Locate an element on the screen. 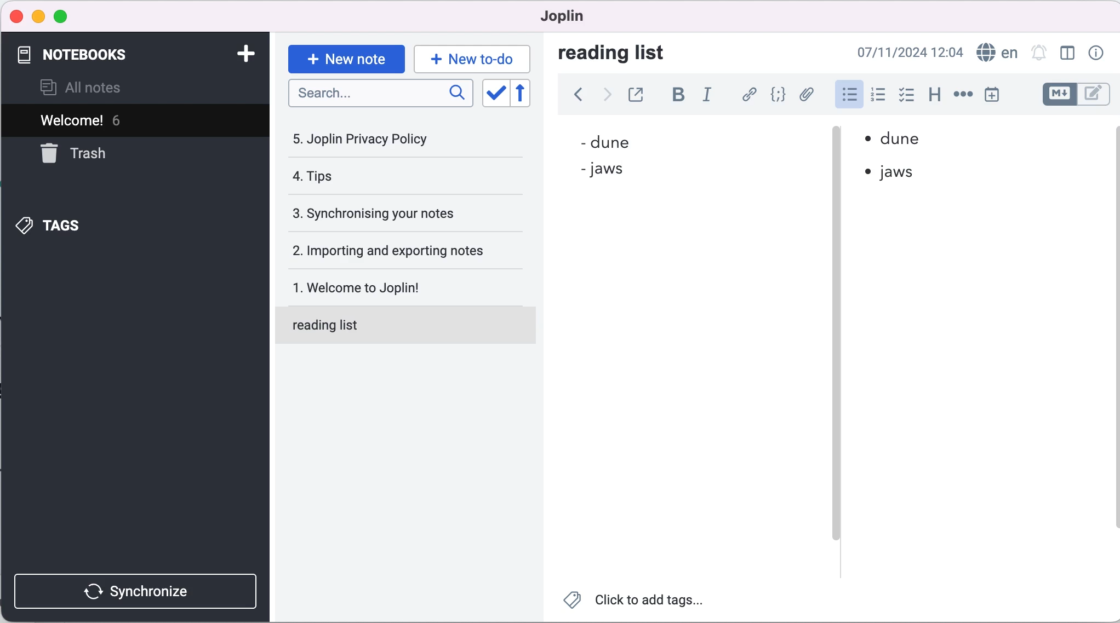 Image resolution: width=1120 pixels, height=623 pixels. minimize is located at coordinates (38, 16).